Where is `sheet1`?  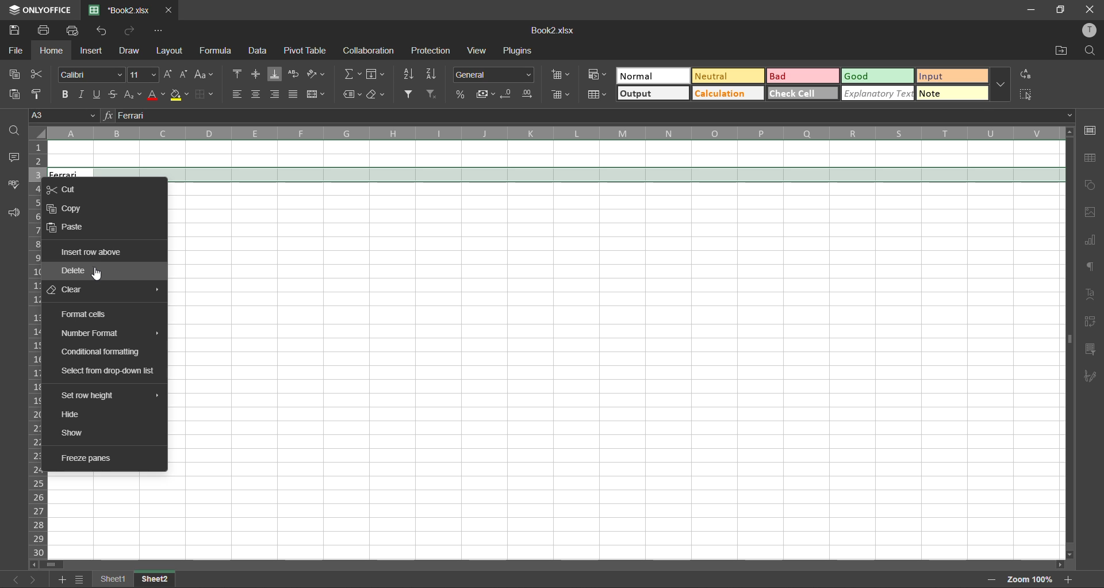 sheet1 is located at coordinates (116, 578).